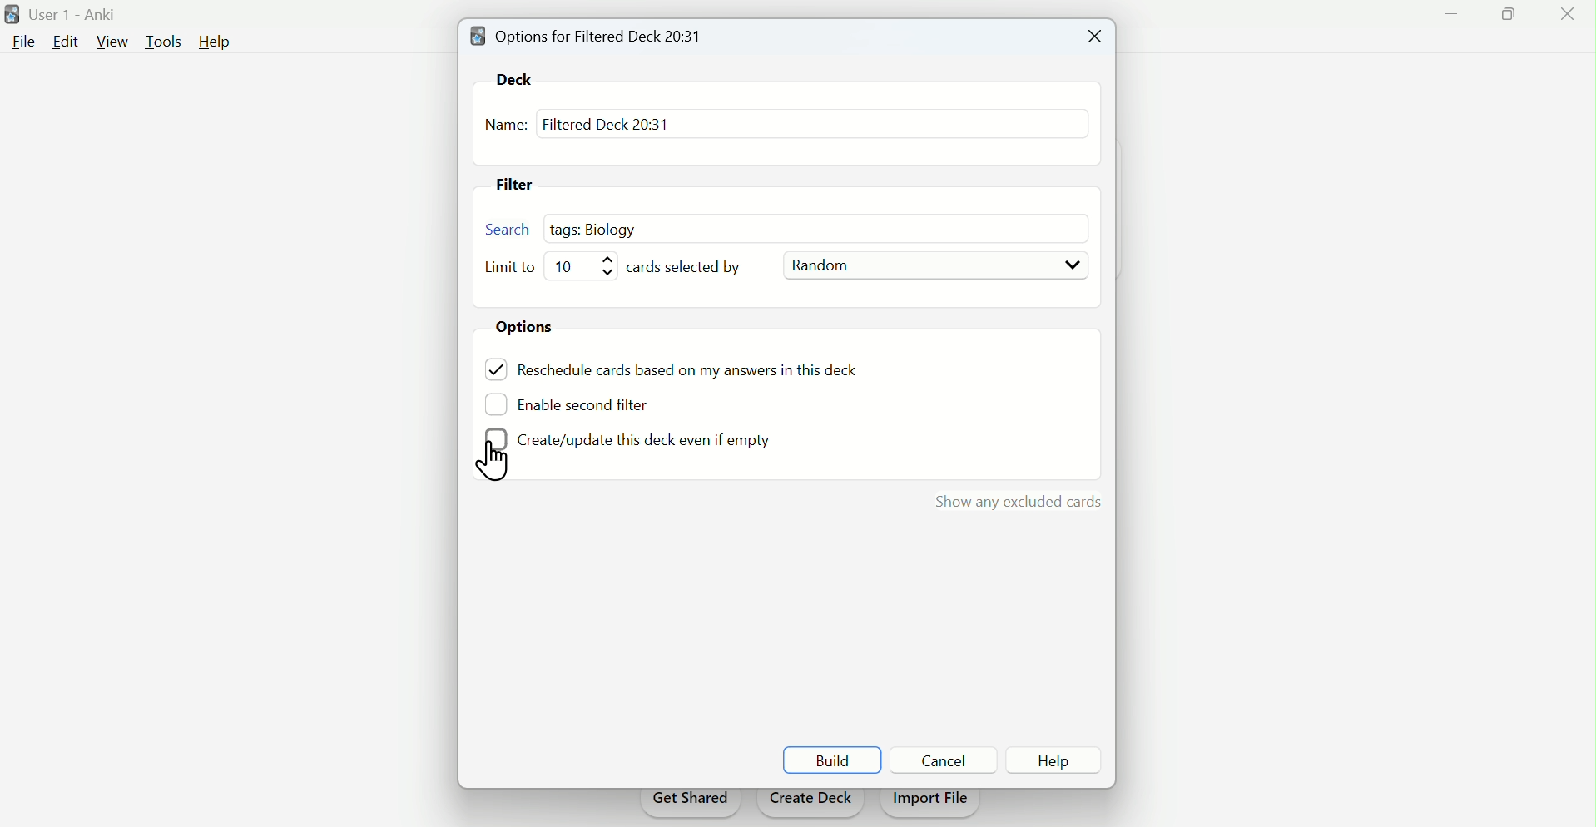  I want to click on Close tab, so click(1091, 37).